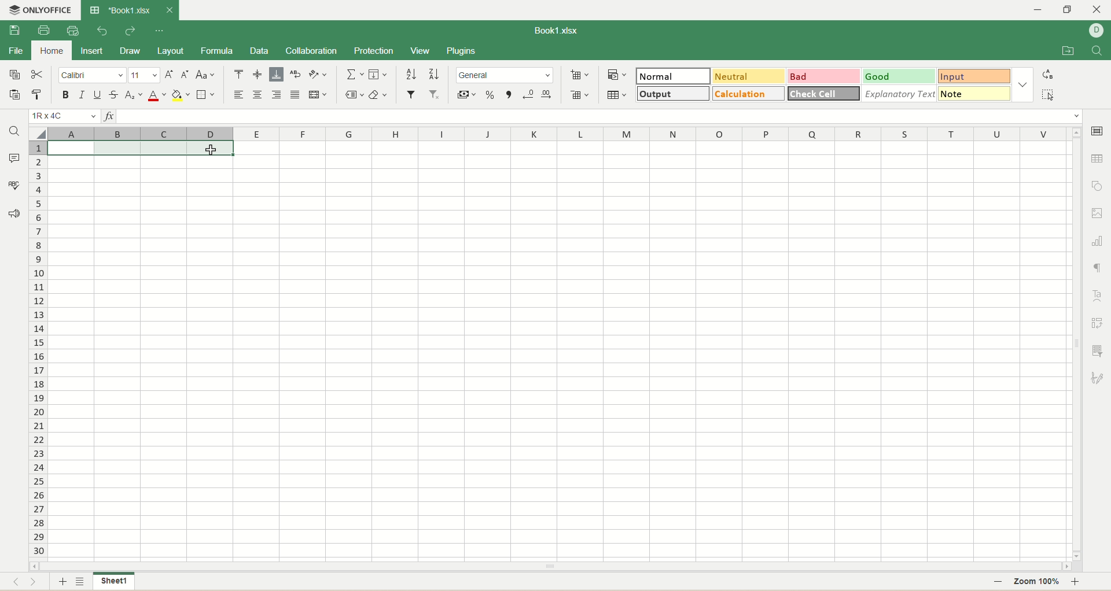 This screenshot has height=591, width=1111. Describe the element at coordinates (113, 581) in the screenshot. I see `sheet name` at that location.